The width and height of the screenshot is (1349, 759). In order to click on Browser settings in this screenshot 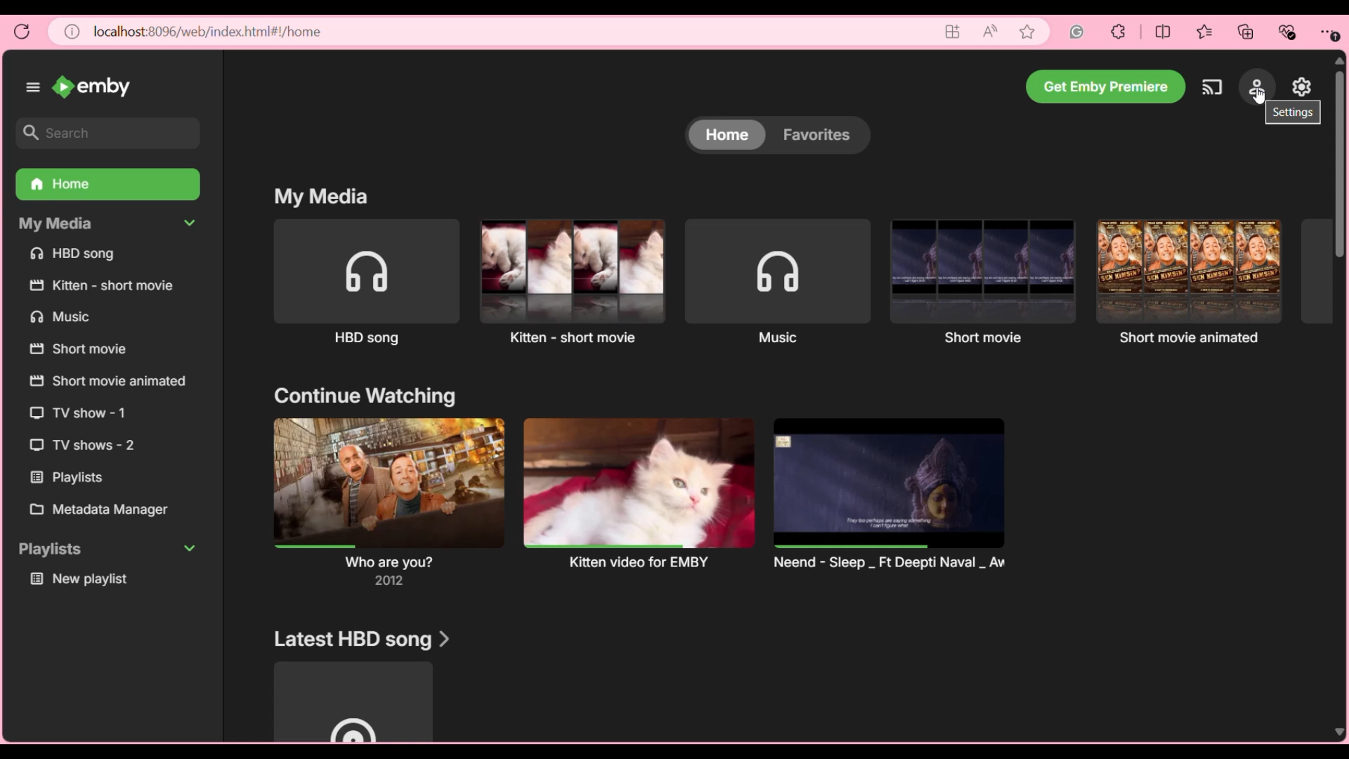, I will do `click(1329, 32)`.